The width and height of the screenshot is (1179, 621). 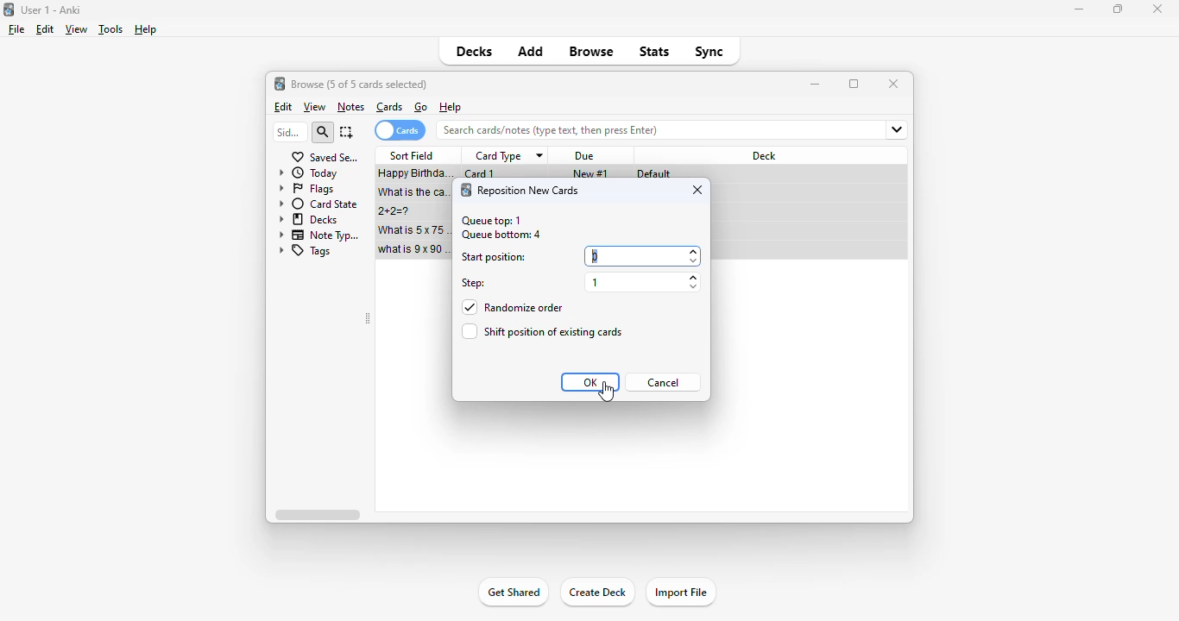 What do you see at coordinates (1078, 9) in the screenshot?
I see `minimize` at bounding box center [1078, 9].